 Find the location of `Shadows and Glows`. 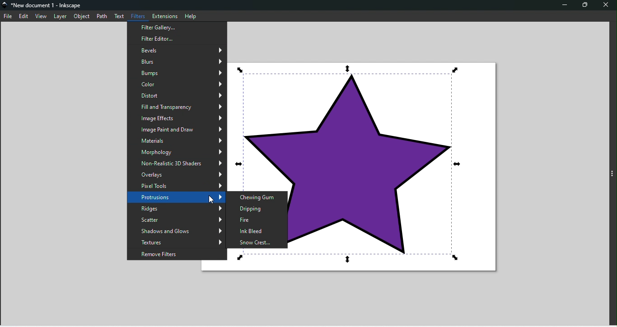

Shadows and Glows is located at coordinates (177, 231).